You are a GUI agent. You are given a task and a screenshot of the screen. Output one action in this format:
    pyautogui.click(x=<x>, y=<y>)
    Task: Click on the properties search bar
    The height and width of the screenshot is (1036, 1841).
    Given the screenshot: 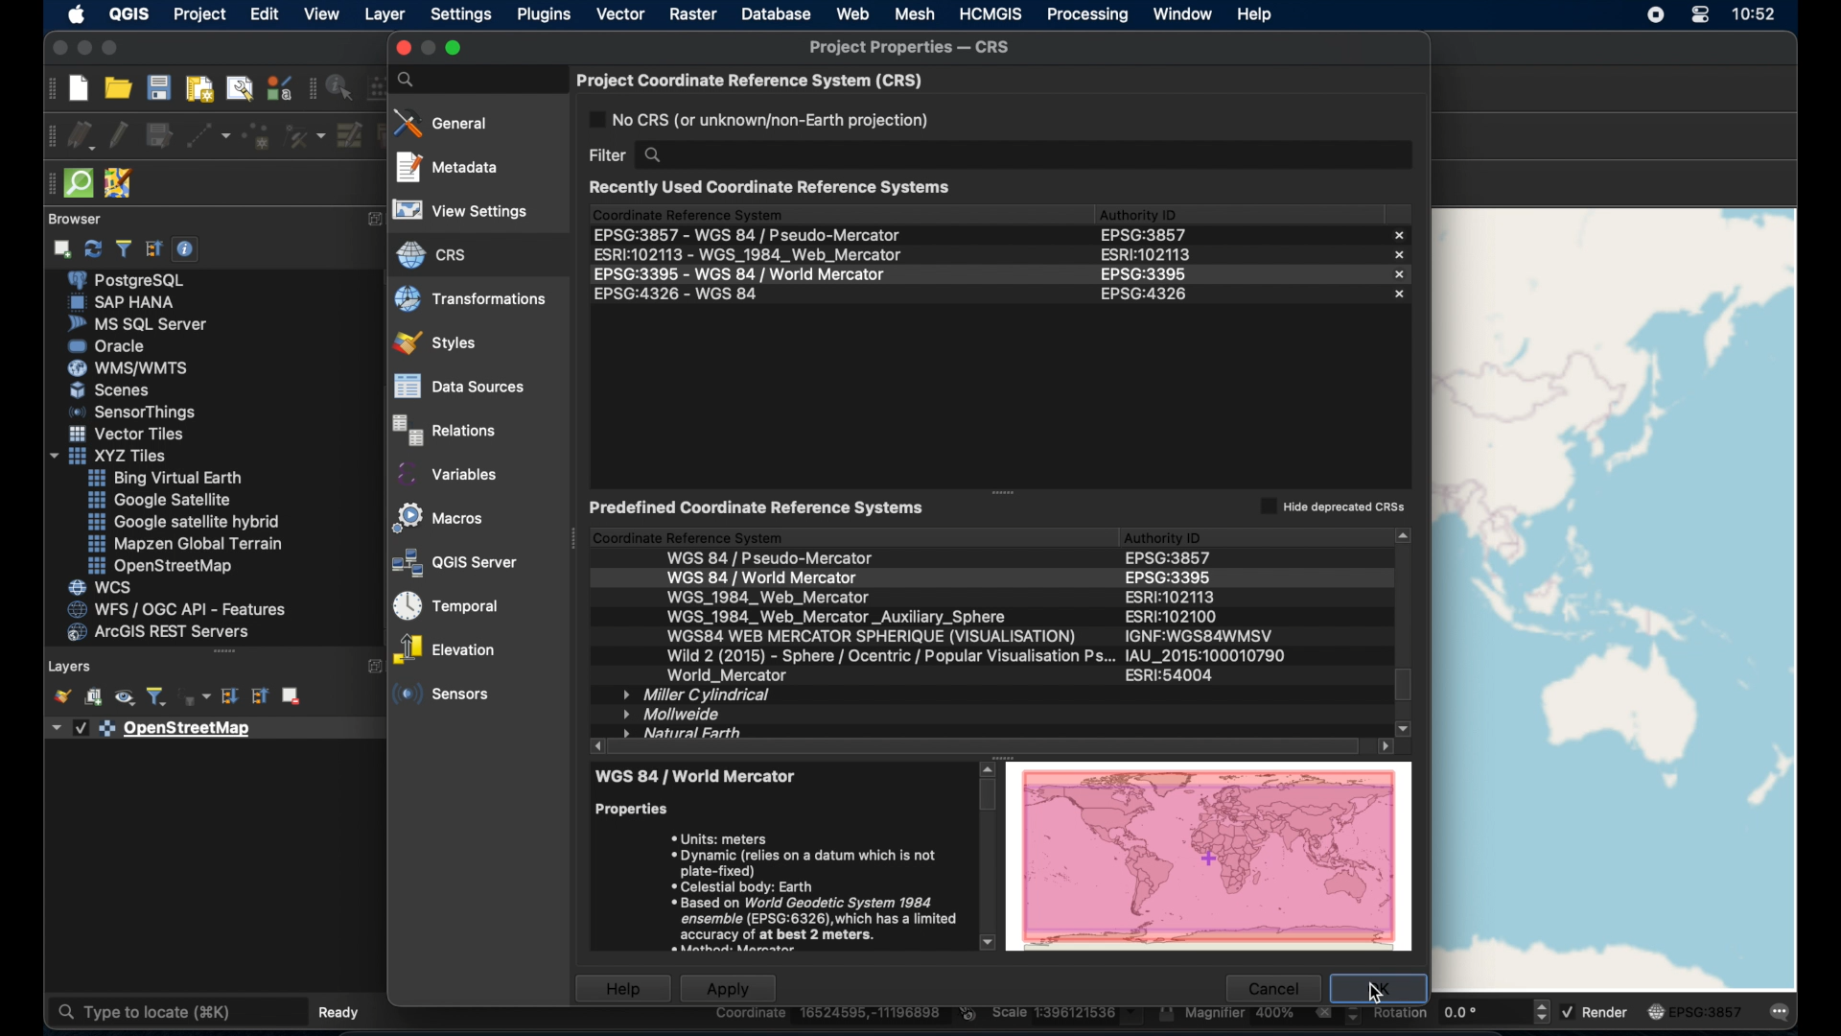 What is the action you would take?
    pyautogui.click(x=471, y=80)
    